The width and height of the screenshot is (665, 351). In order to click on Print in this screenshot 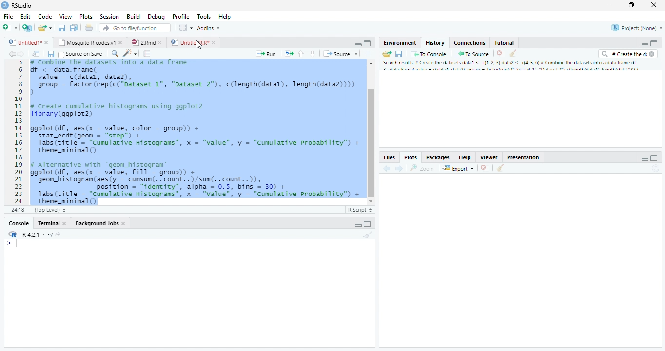, I will do `click(90, 28)`.